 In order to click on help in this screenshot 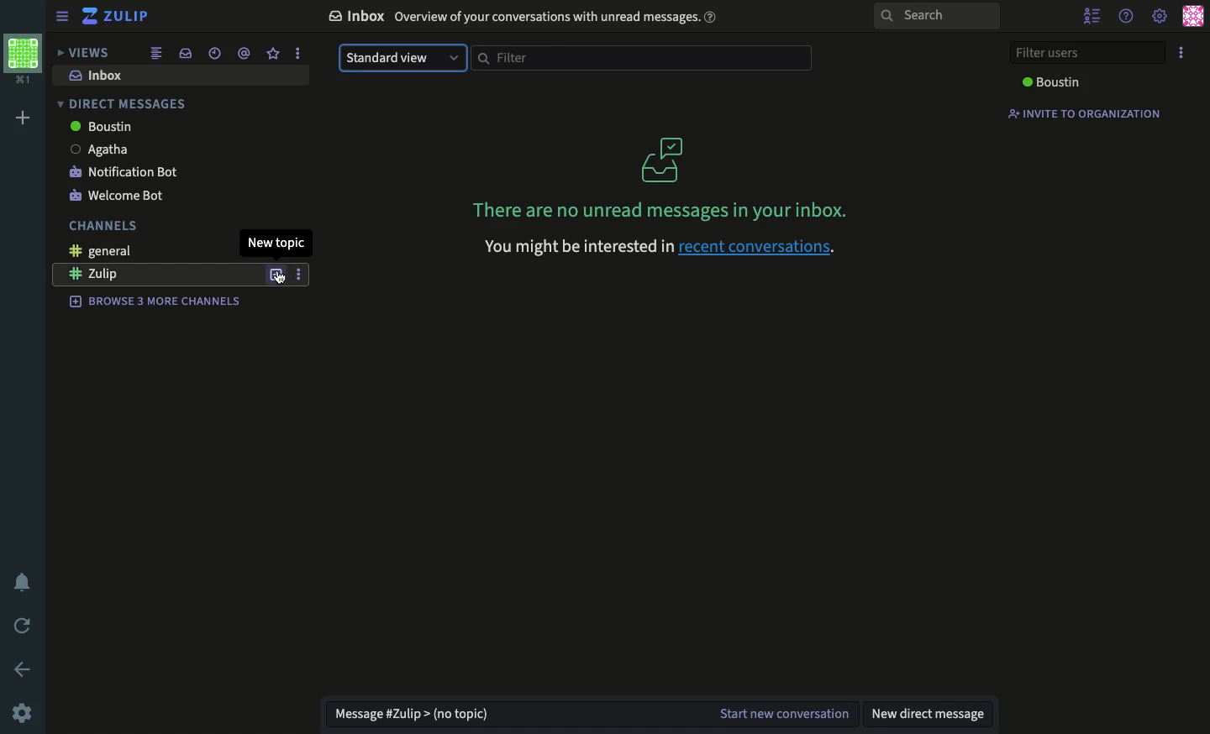, I will do `click(1125, 17)`.